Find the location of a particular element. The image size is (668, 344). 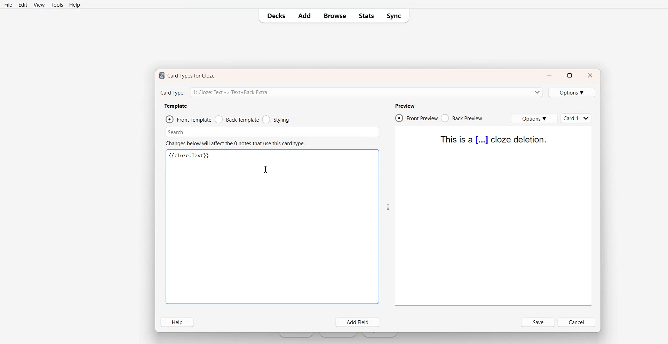

Close is located at coordinates (590, 75).